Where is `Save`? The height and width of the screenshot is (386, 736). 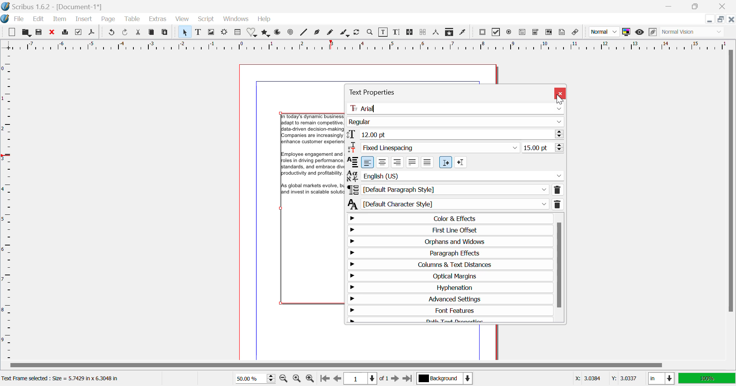
Save is located at coordinates (40, 32).